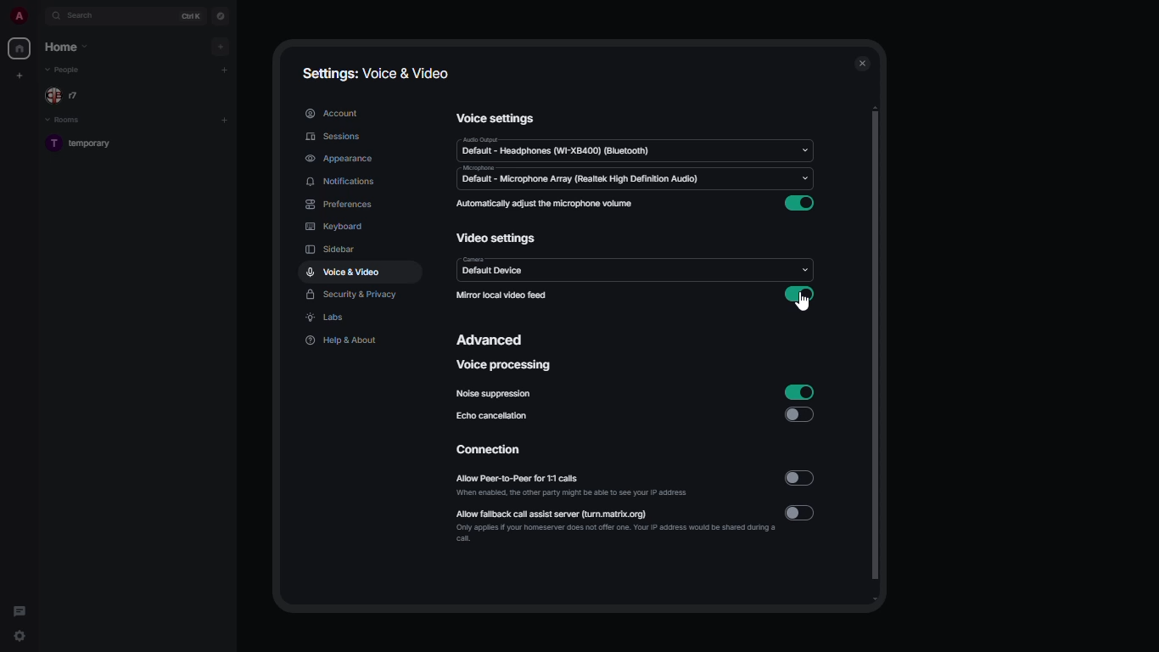 This screenshot has width=1159, height=652. Describe the element at coordinates (803, 303) in the screenshot. I see `cursor` at that location.